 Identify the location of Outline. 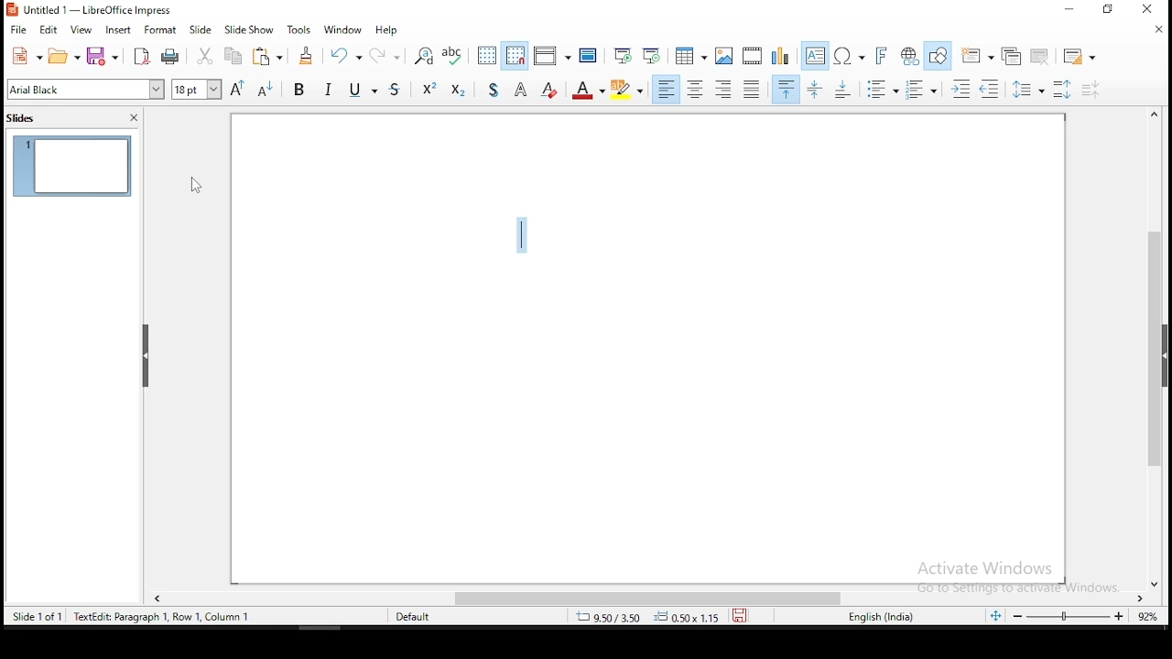
(522, 88).